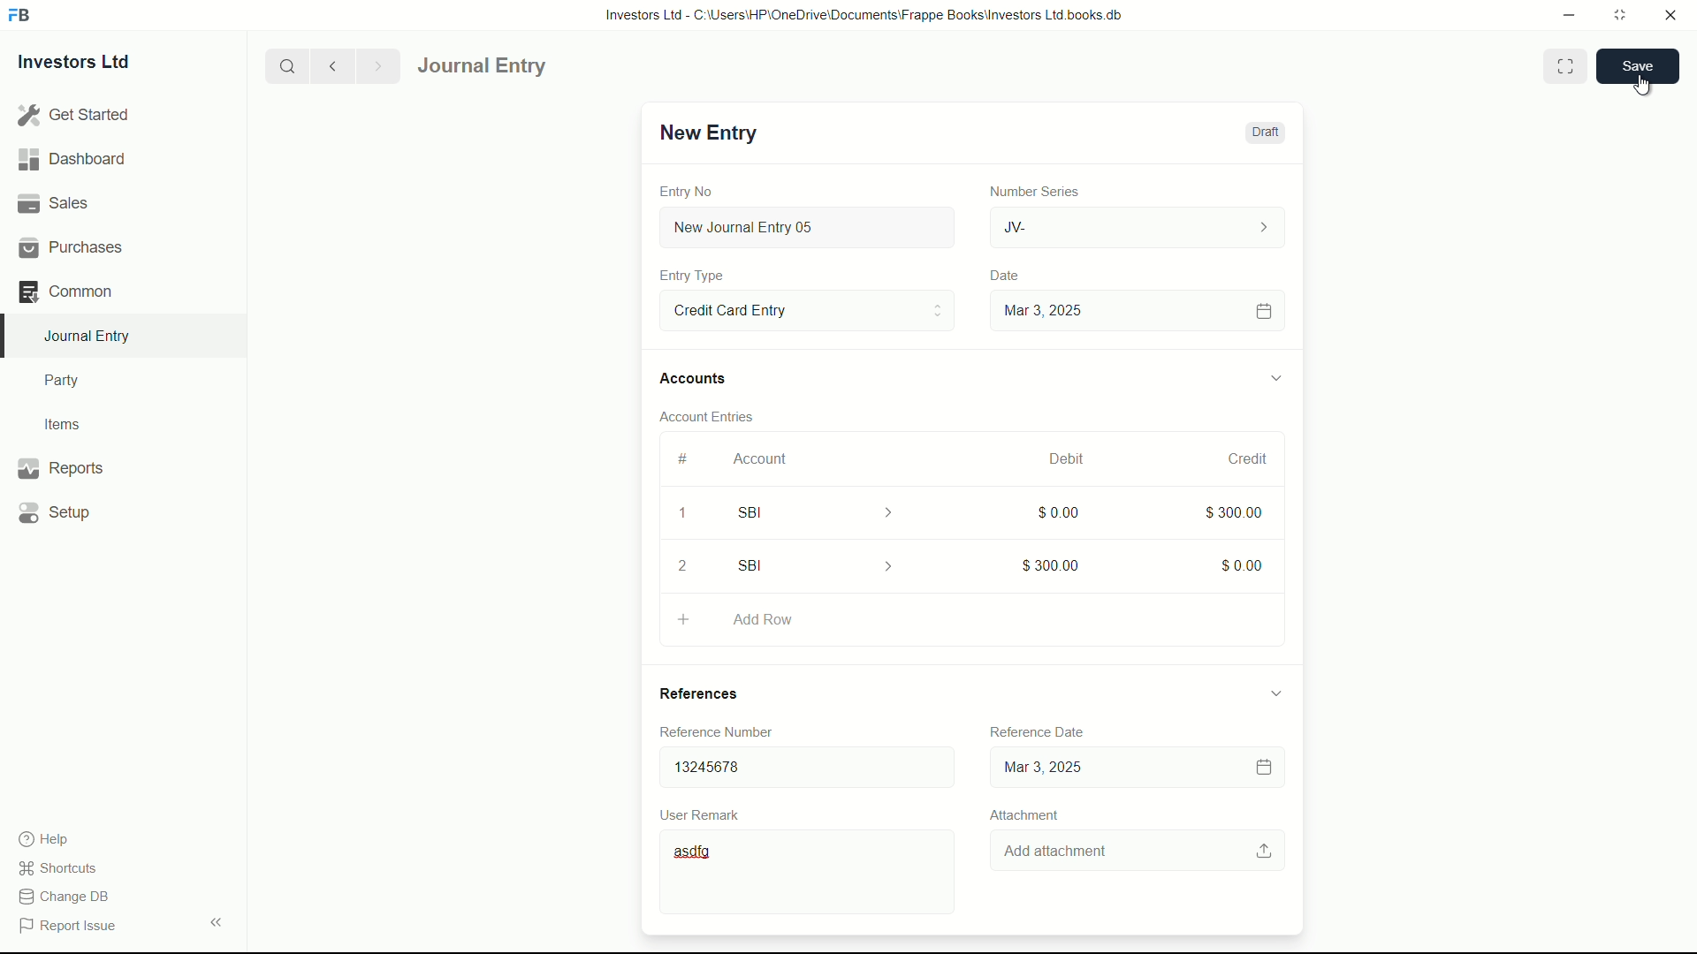  What do you see at coordinates (1007, 276) in the screenshot?
I see `Date` at bounding box center [1007, 276].